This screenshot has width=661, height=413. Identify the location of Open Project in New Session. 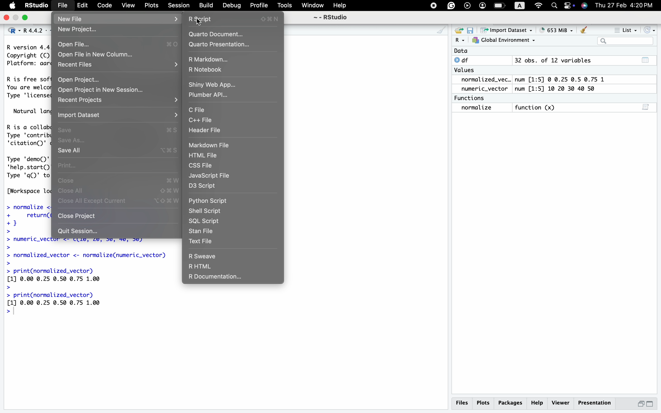
(102, 91).